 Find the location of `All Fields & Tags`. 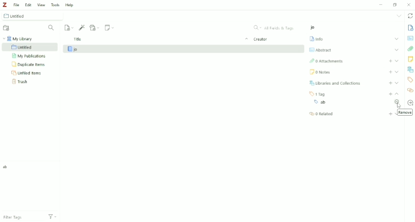

All Fields & Tags is located at coordinates (274, 28).